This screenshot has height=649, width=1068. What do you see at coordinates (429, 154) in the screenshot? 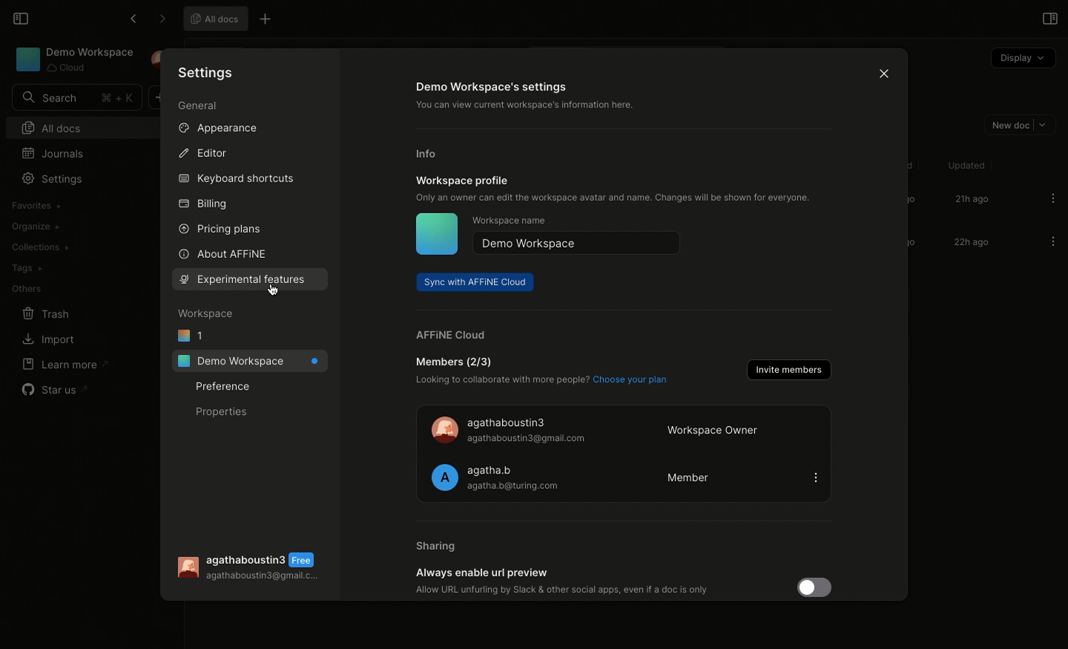
I see `Info` at bounding box center [429, 154].